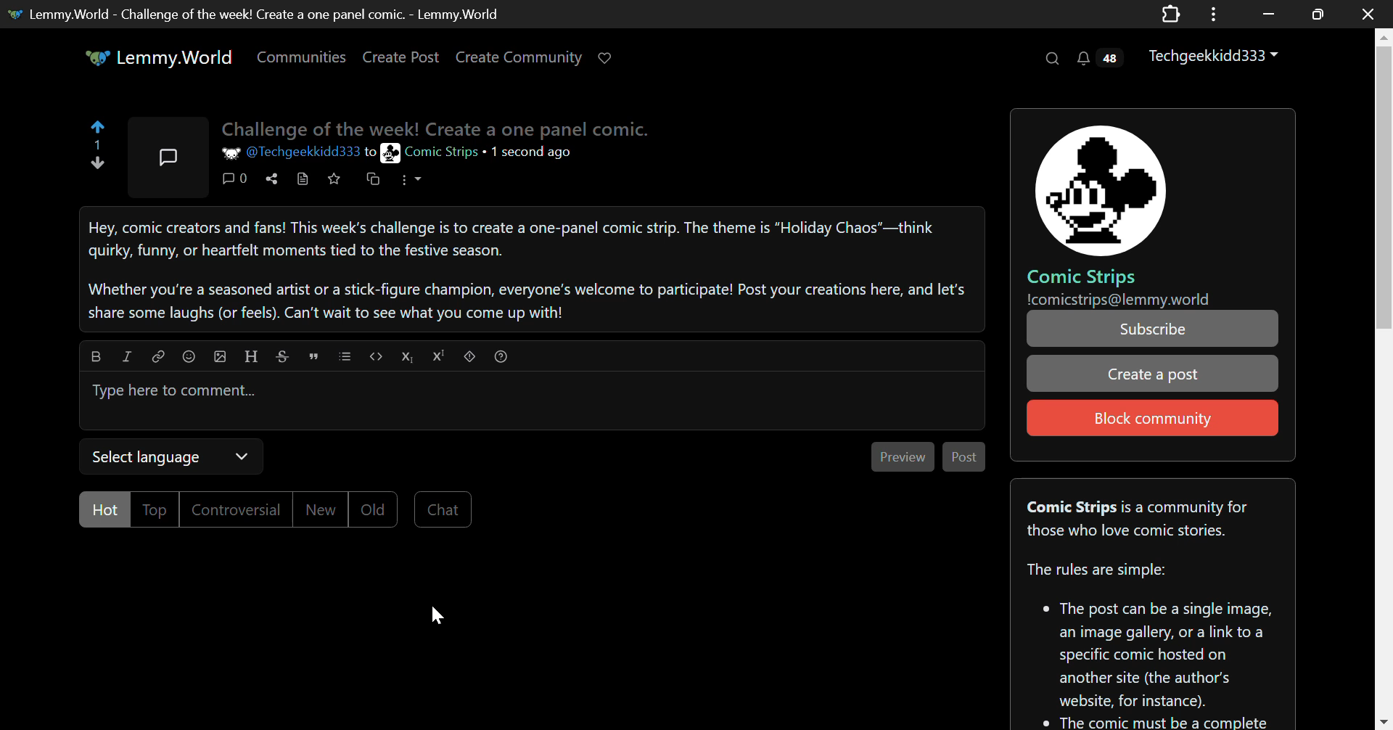 Image resolution: width=1393 pixels, height=730 pixels. Describe the element at coordinates (1098, 60) in the screenshot. I see `Notifications` at that location.